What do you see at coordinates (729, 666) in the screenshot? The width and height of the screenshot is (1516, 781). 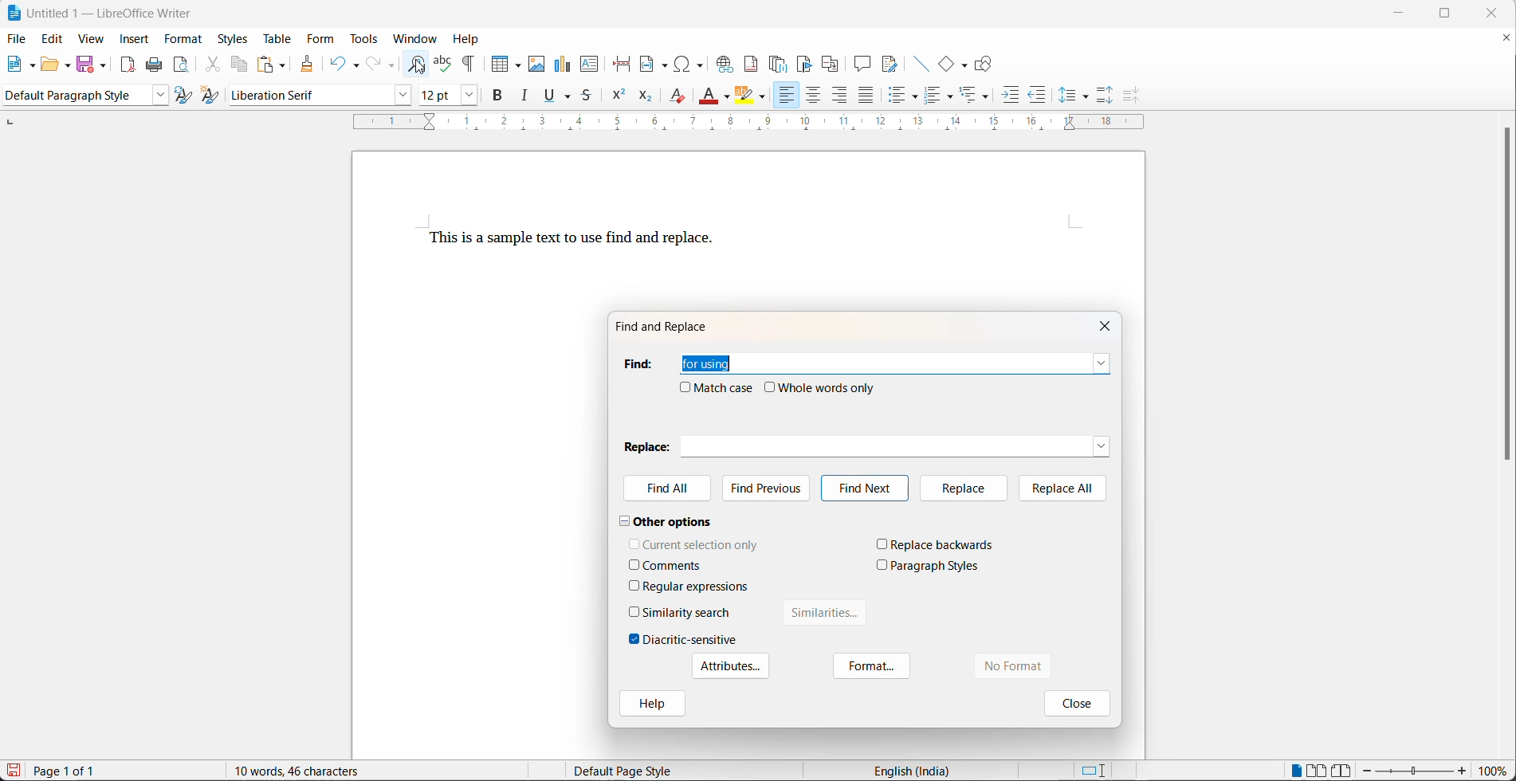 I see `Attributes` at bounding box center [729, 666].